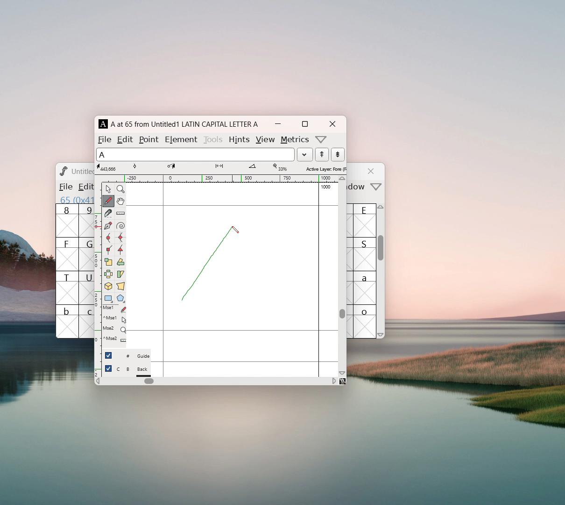 This screenshot has height=505, width=565. I want to click on cursor, so click(236, 230).